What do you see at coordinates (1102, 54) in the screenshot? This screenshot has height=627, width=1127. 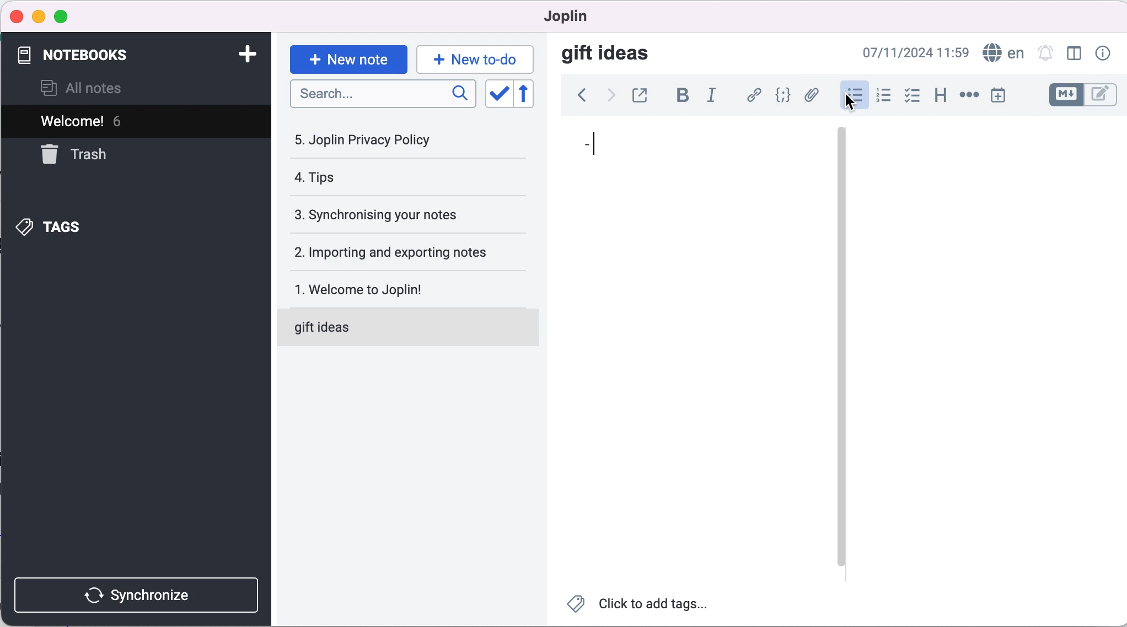 I see `note properties` at bounding box center [1102, 54].